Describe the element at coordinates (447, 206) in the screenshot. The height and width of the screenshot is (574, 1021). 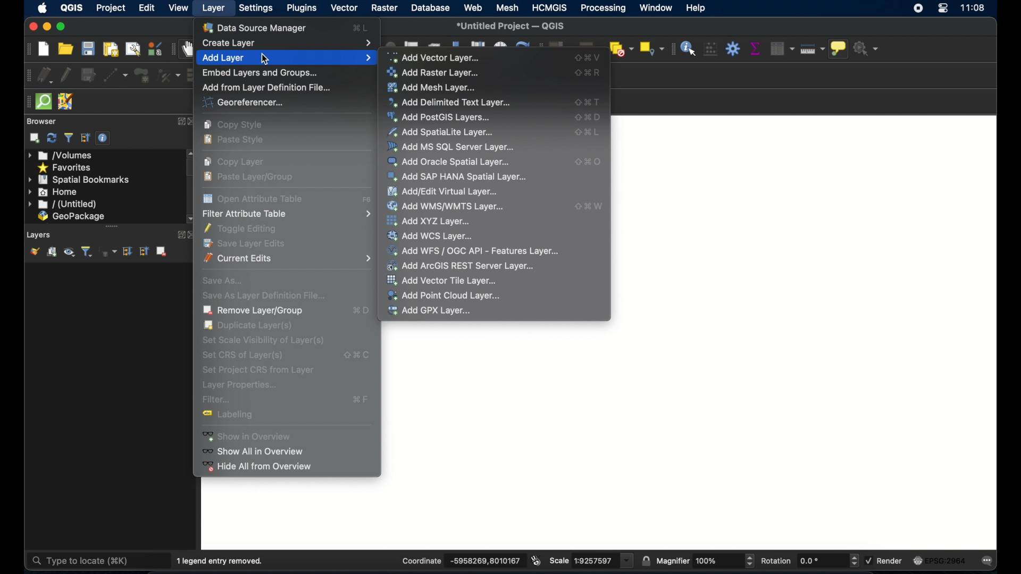
I see `add wms/wmts layer` at that location.